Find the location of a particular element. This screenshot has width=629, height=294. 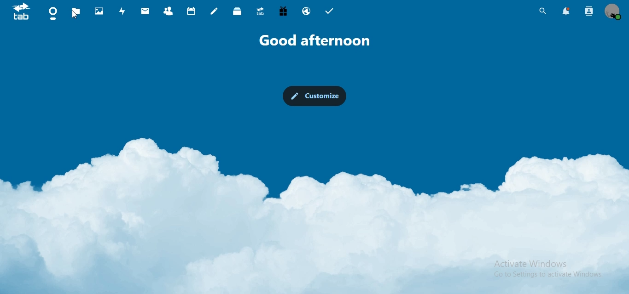

activate windows go to settings to activate windows is located at coordinates (545, 269).